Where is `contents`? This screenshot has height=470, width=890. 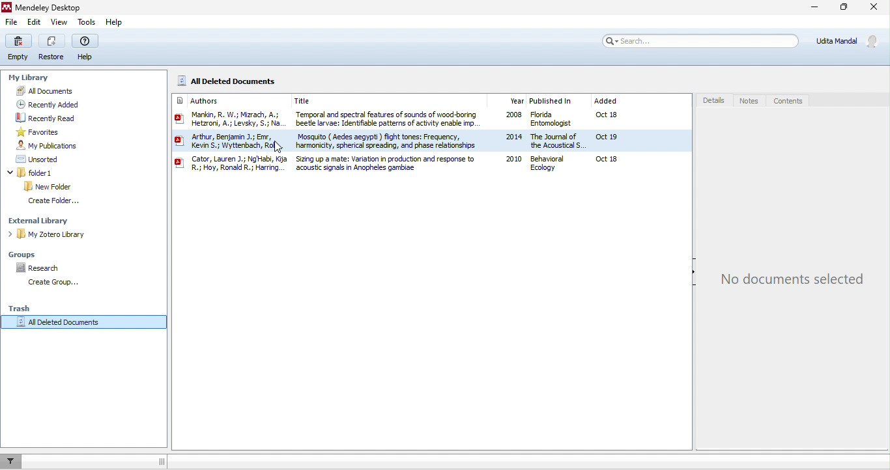 contents is located at coordinates (797, 103).